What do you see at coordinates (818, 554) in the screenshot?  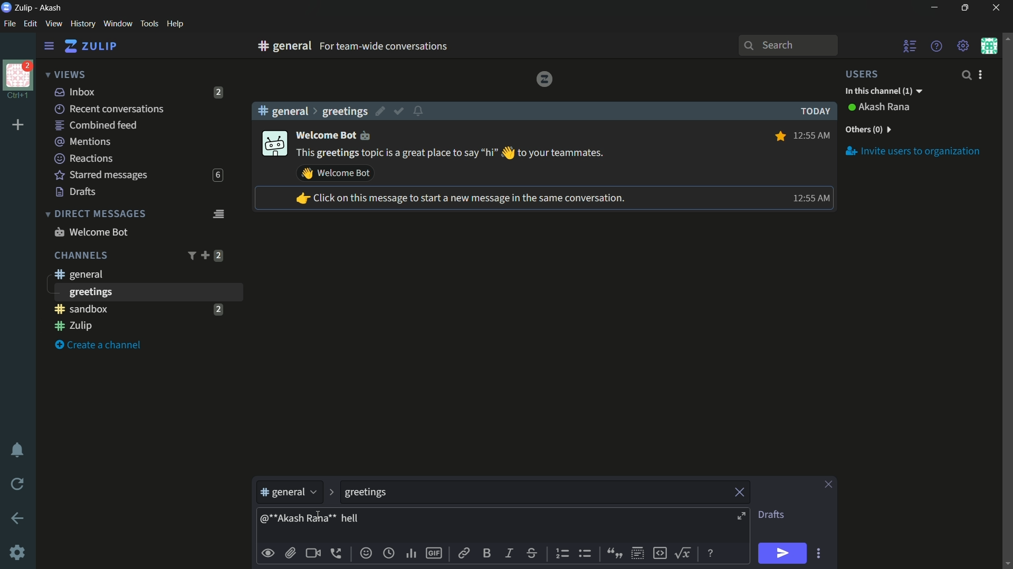 I see `send options` at bounding box center [818, 554].